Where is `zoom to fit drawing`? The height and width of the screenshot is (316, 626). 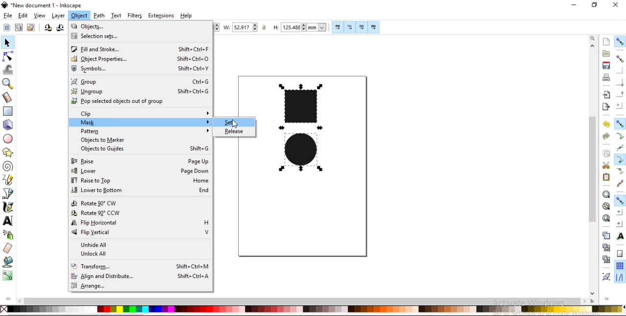 zoom to fit drawing is located at coordinates (606, 206).